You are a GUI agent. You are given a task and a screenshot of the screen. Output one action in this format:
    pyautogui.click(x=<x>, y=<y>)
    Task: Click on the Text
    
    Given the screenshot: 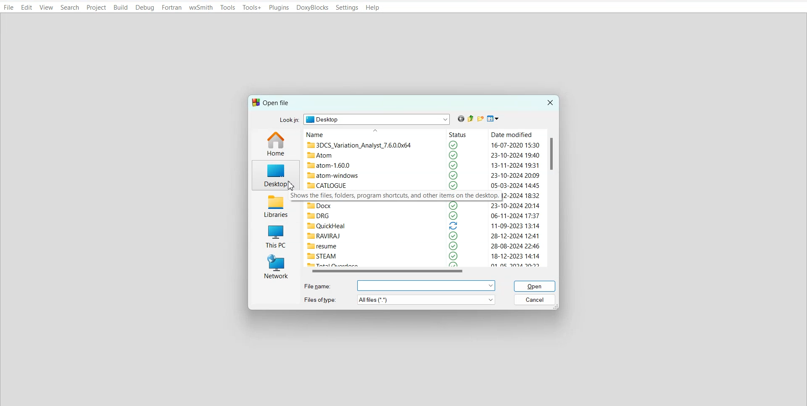 What is the action you would take?
    pyautogui.click(x=272, y=103)
    